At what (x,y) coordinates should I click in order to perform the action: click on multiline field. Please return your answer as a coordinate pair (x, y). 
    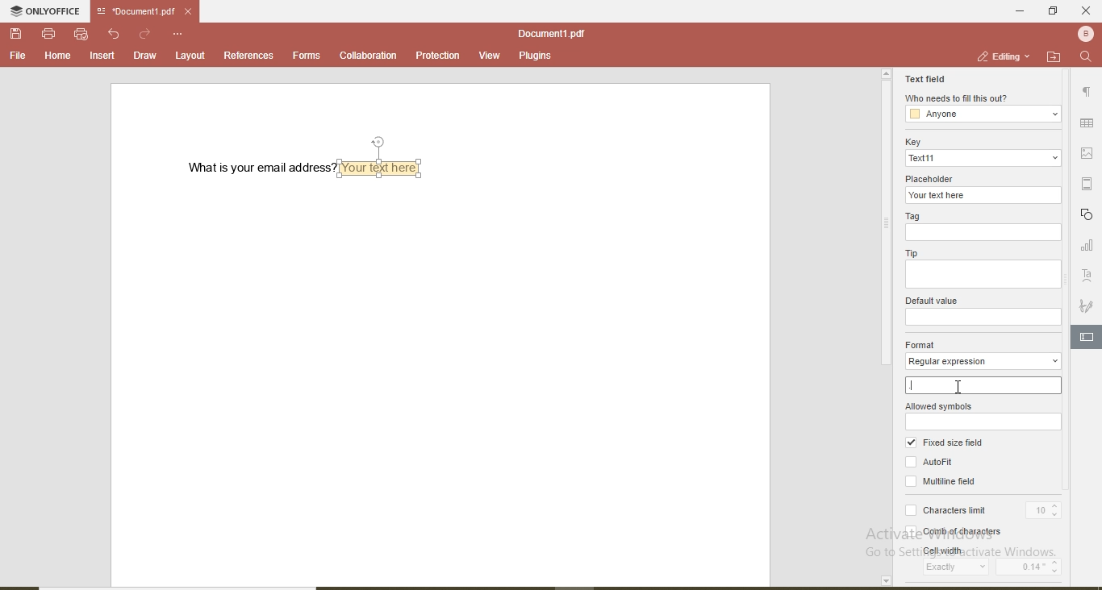
    Looking at the image, I should click on (945, 483).